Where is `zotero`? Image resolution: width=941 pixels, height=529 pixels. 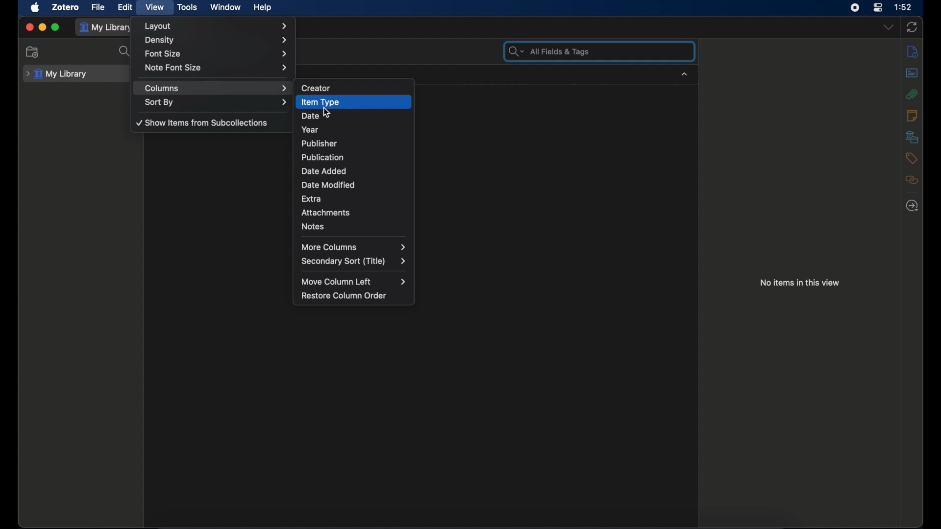
zotero is located at coordinates (67, 8).